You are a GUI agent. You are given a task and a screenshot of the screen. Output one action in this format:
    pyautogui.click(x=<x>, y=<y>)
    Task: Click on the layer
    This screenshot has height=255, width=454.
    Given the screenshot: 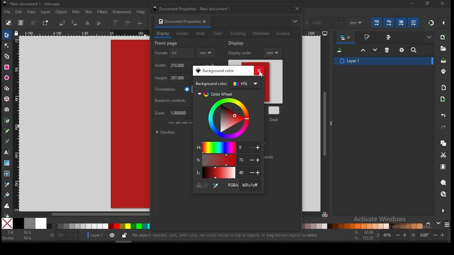 What is the action you would take?
    pyautogui.click(x=45, y=12)
    